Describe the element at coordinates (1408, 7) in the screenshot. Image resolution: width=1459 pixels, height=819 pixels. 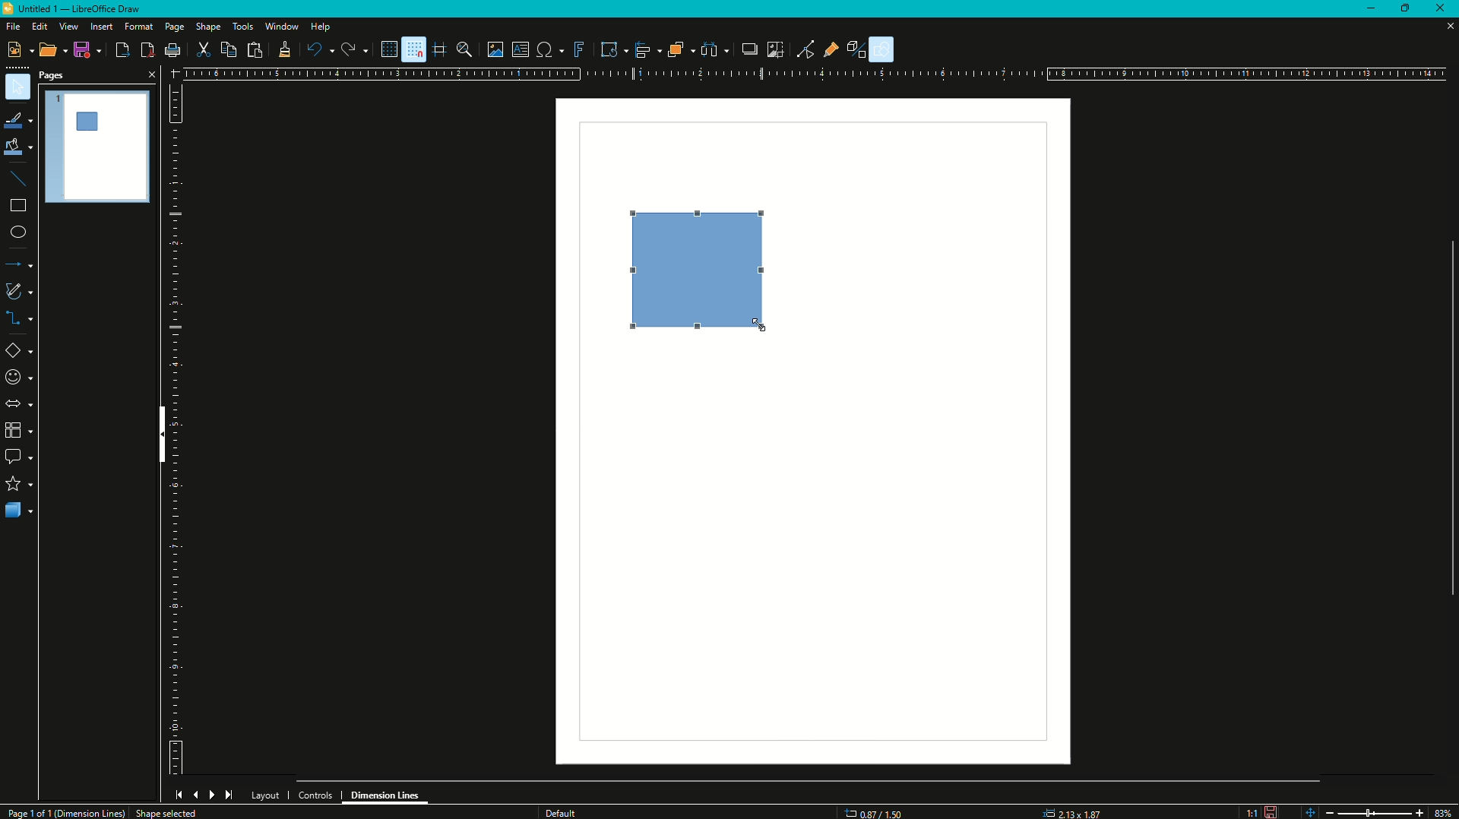
I see `Restore` at that location.